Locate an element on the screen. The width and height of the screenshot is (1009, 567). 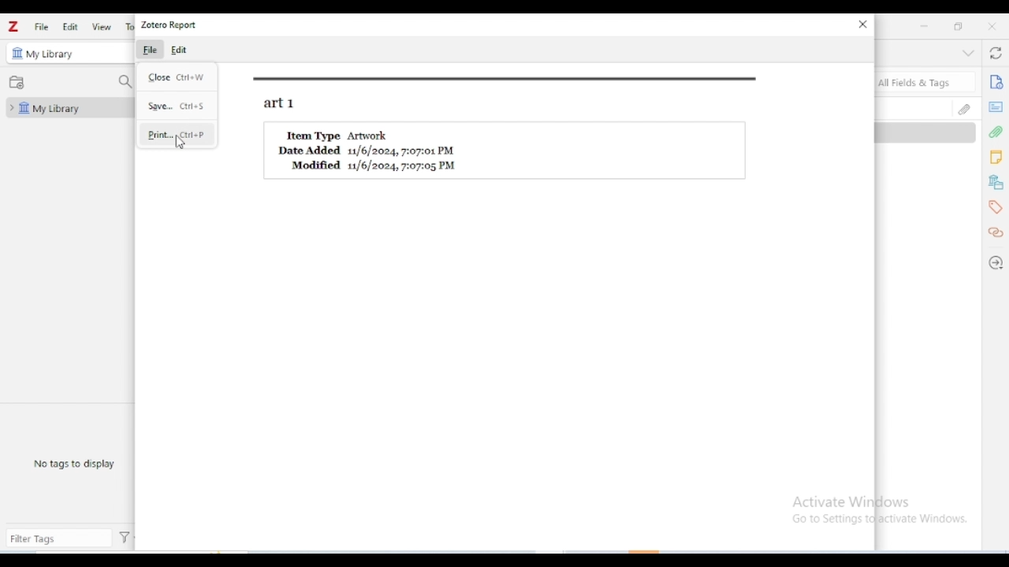
ctrl + S is located at coordinates (193, 106).